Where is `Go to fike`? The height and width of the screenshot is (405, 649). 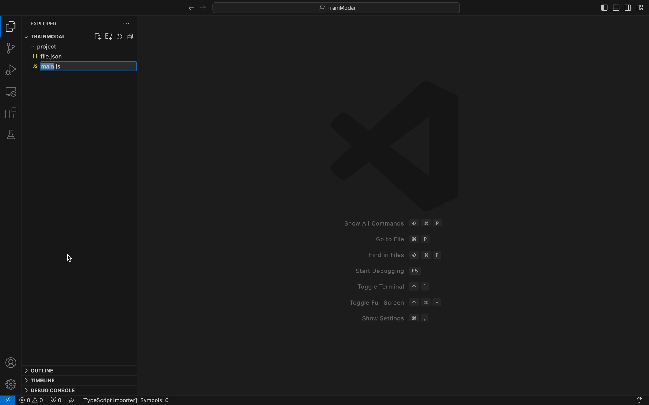 Go to fike is located at coordinates (402, 238).